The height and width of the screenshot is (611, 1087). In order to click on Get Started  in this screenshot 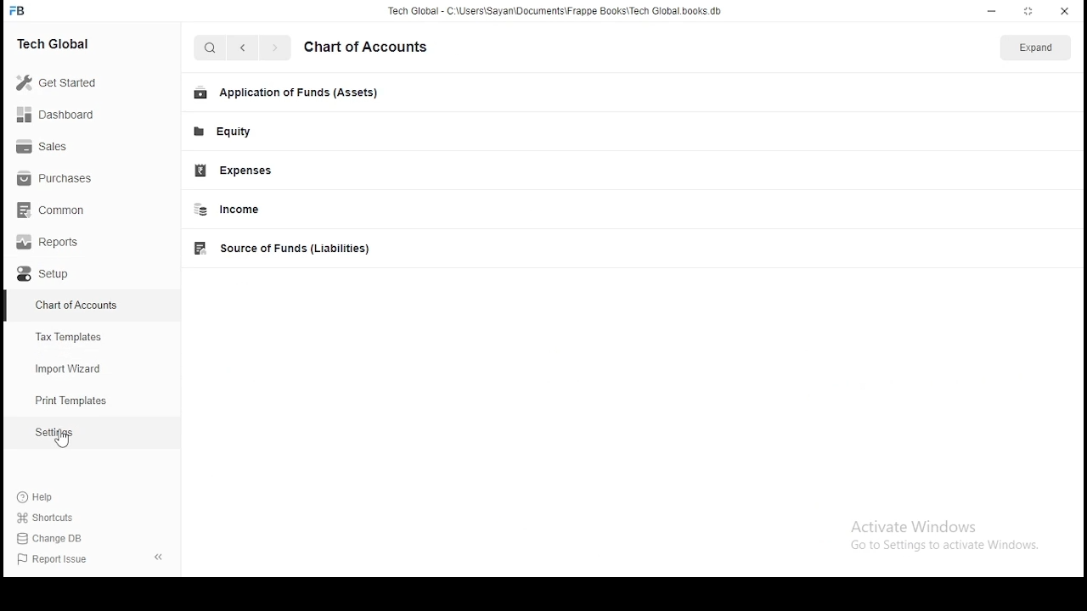, I will do `click(77, 82)`.